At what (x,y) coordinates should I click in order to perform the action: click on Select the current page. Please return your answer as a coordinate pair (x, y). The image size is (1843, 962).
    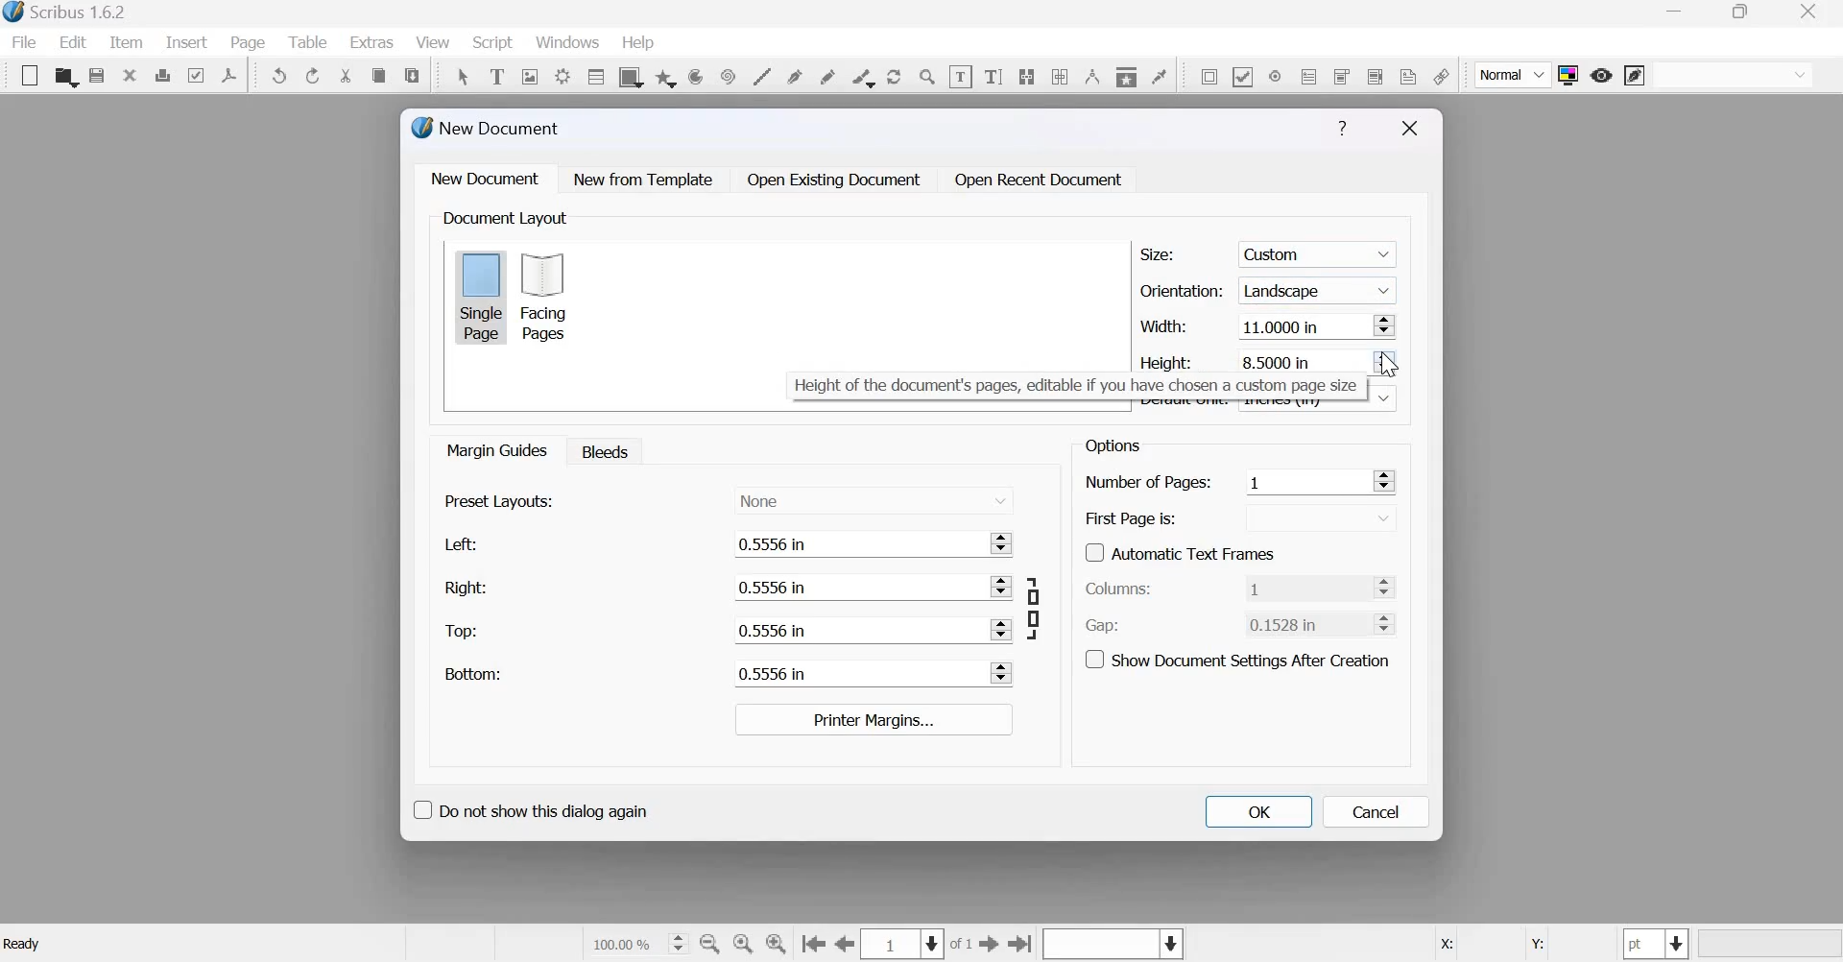
    Looking at the image, I should click on (904, 944).